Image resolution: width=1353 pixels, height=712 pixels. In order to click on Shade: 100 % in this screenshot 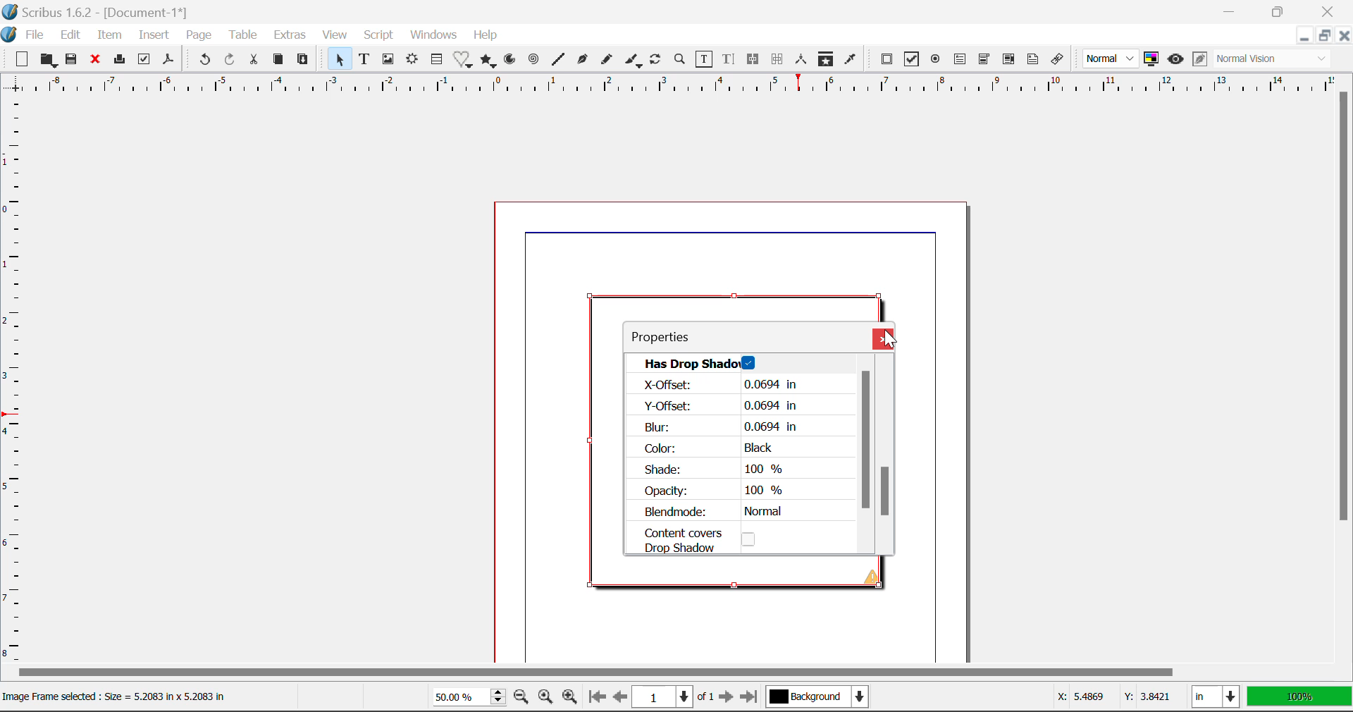, I will do `click(715, 469)`.